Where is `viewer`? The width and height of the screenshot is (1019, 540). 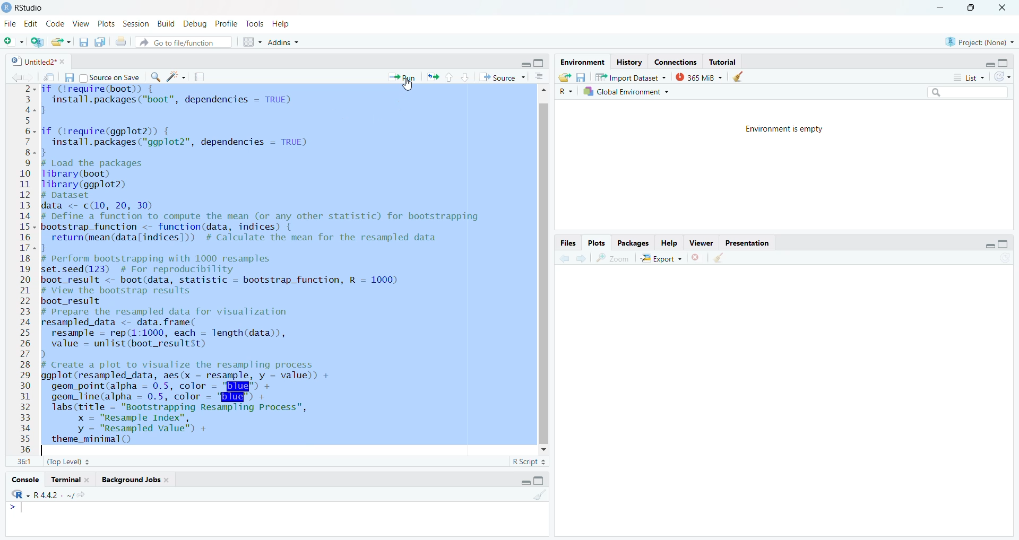 viewer is located at coordinates (702, 242).